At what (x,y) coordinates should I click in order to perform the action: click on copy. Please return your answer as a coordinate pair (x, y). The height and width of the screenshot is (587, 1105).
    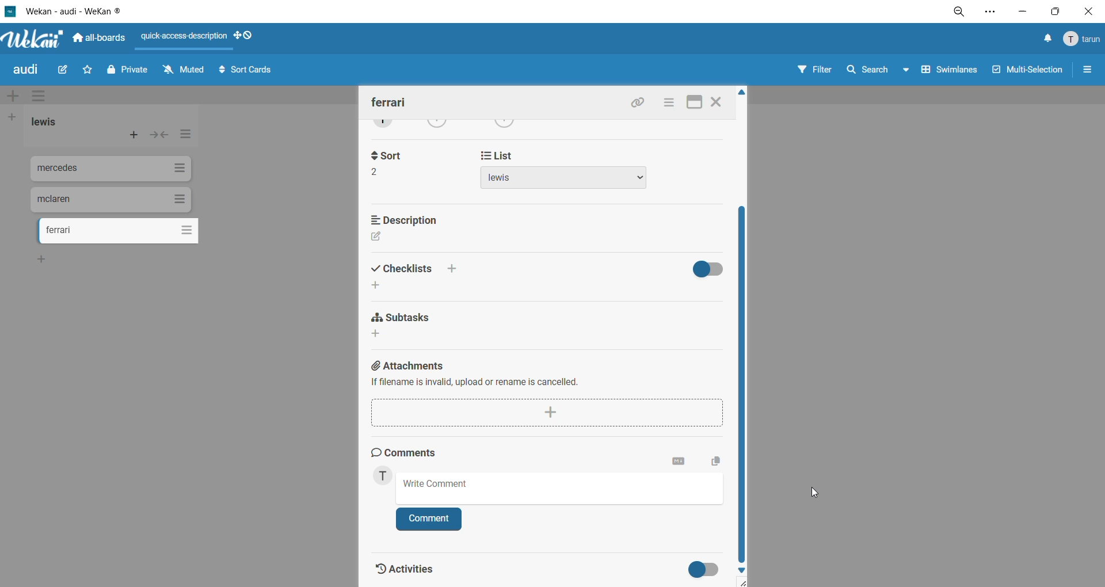
    Looking at the image, I should click on (714, 459).